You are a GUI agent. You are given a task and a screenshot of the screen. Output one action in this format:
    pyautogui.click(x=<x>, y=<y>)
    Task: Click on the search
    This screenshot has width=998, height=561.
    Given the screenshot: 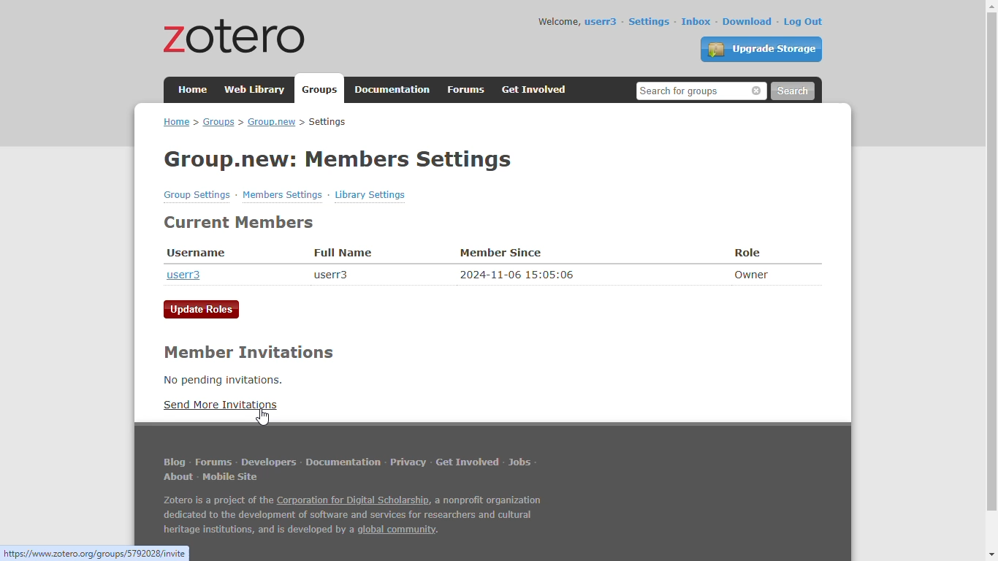 What is the action you would take?
    pyautogui.click(x=792, y=91)
    